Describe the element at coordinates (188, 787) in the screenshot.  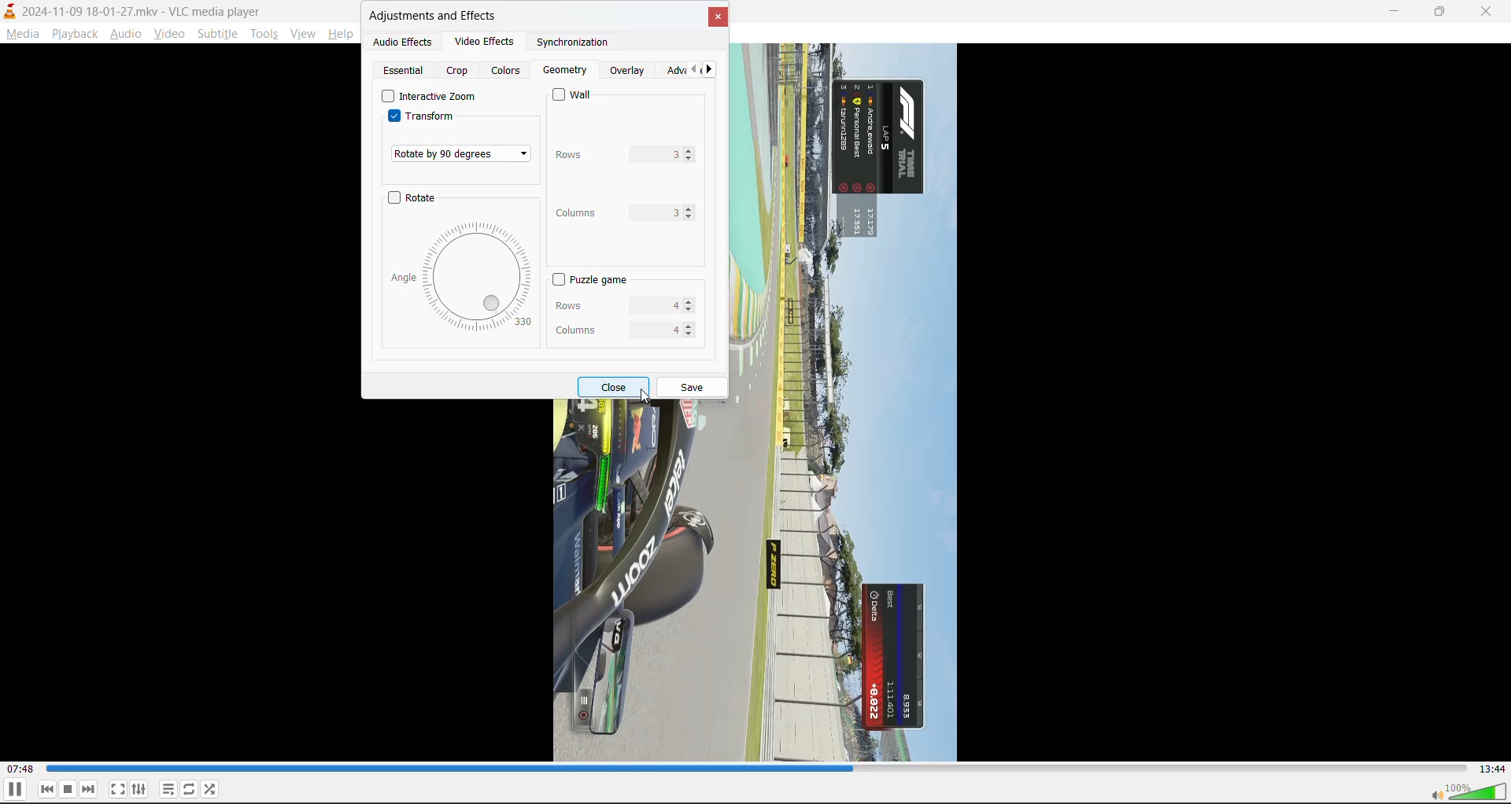
I see `loop` at that location.